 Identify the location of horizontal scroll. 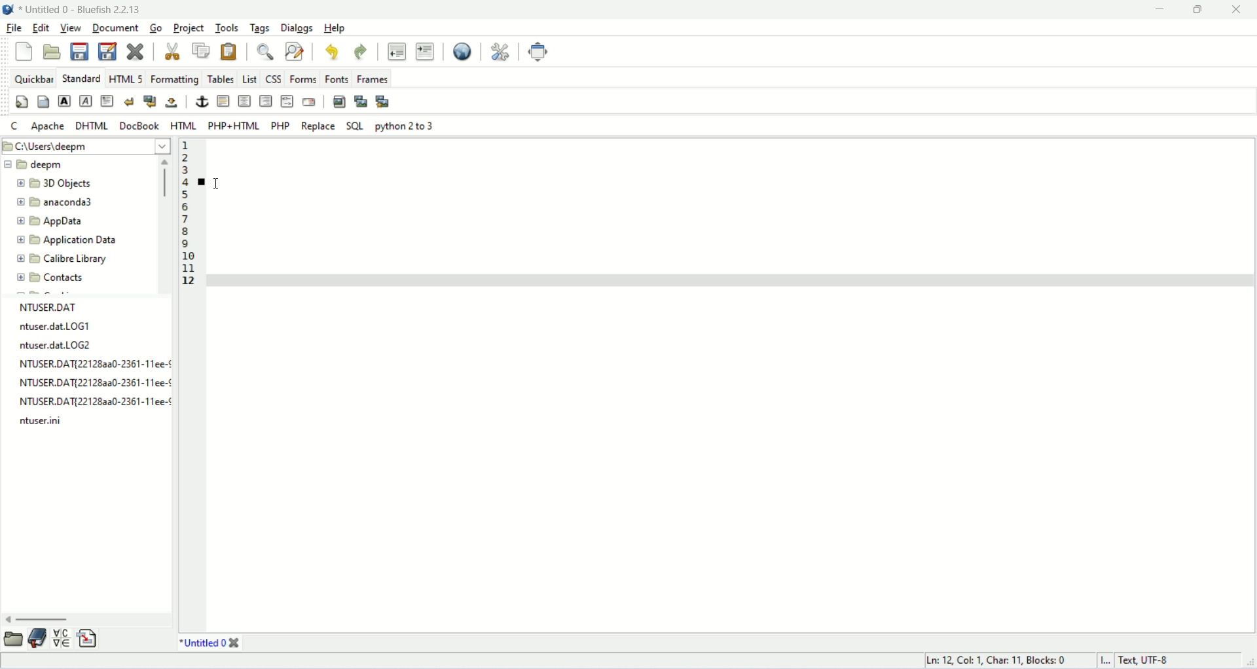
(166, 223).